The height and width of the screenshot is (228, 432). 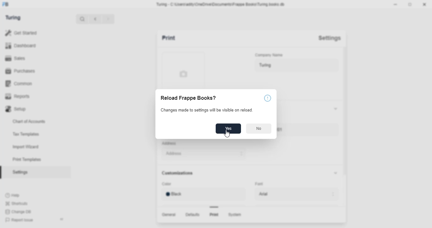 What do you see at coordinates (34, 83) in the screenshot?
I see `Common` at bounding box center [34, 83].